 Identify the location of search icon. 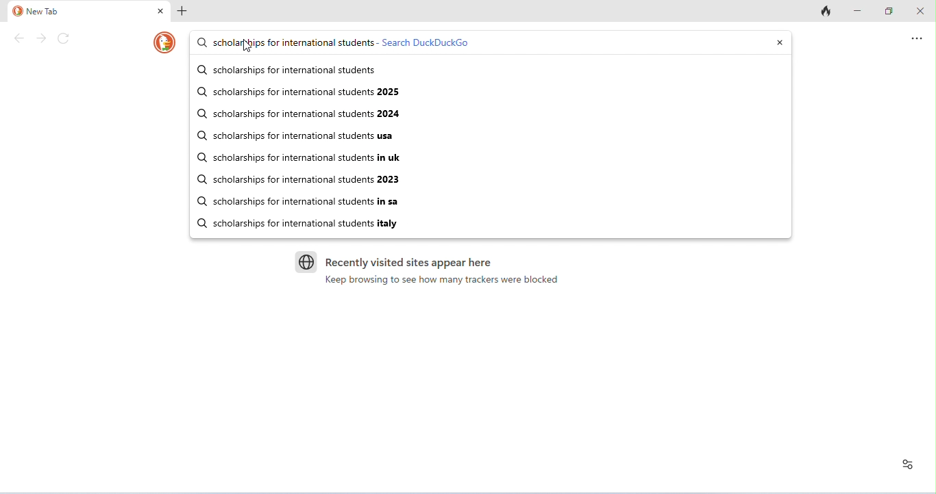
(200, 70).